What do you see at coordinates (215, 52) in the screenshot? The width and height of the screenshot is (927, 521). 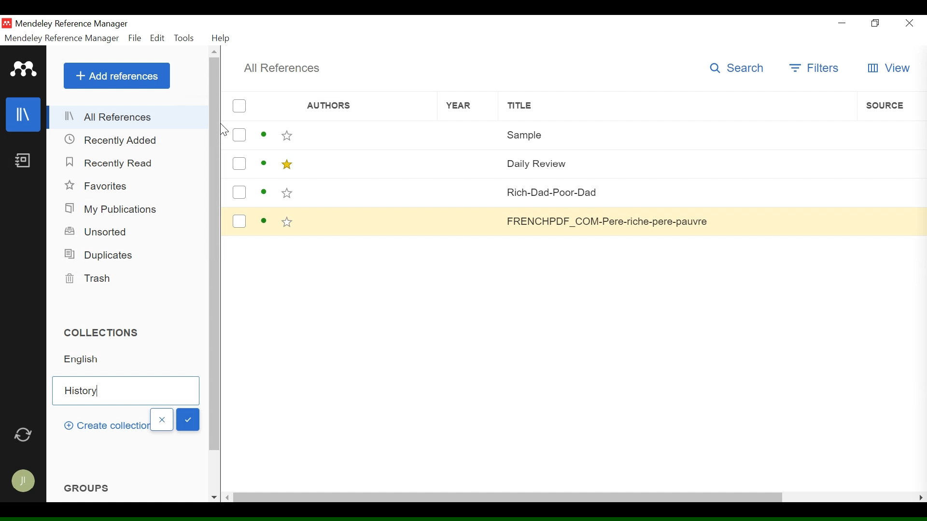 I see `Scroll up` at bounding box center [215, 52].